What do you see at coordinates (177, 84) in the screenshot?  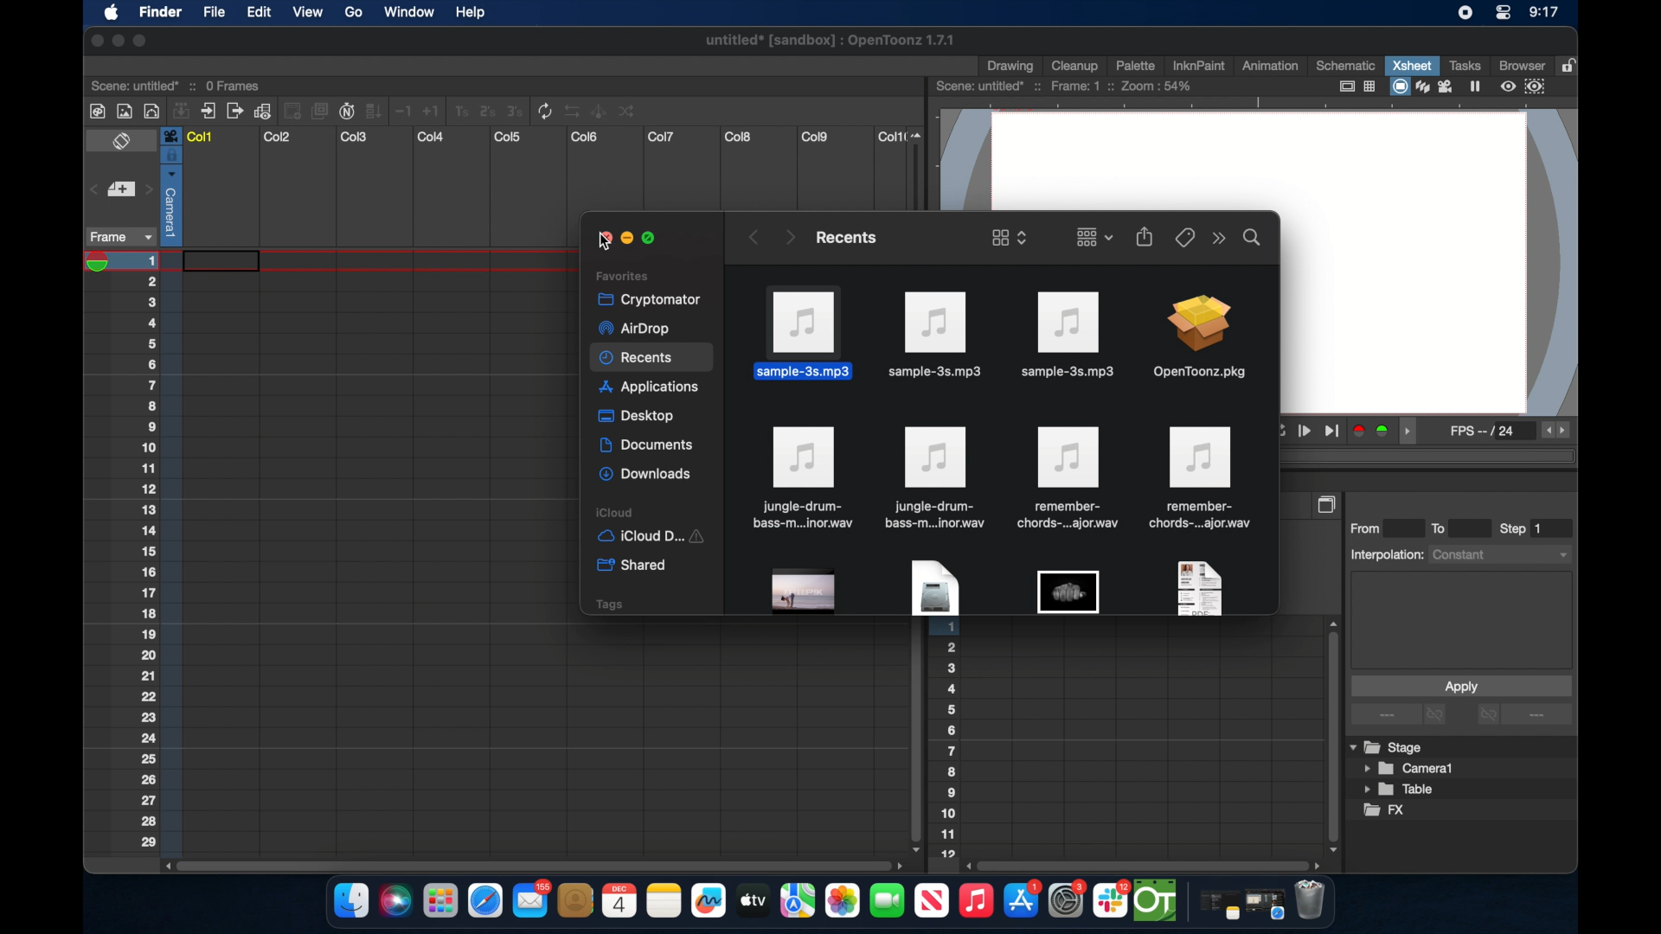 I see `scene` at bounding box center [177, 84].